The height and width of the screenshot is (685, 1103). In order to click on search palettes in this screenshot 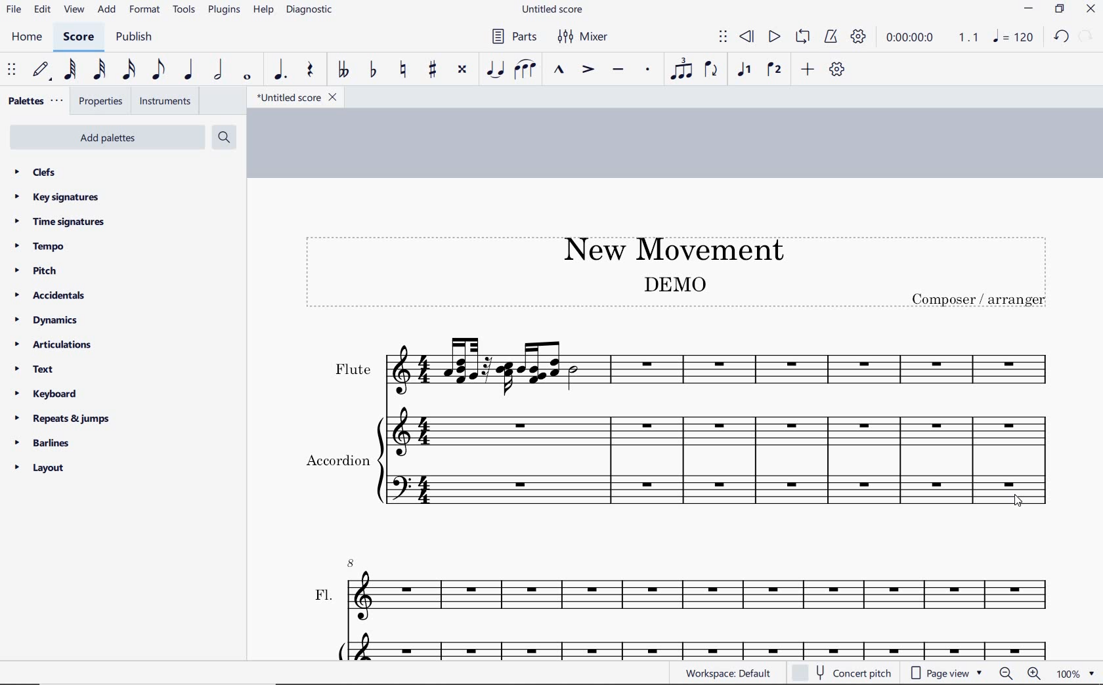, I will do `click(223, 138)`.